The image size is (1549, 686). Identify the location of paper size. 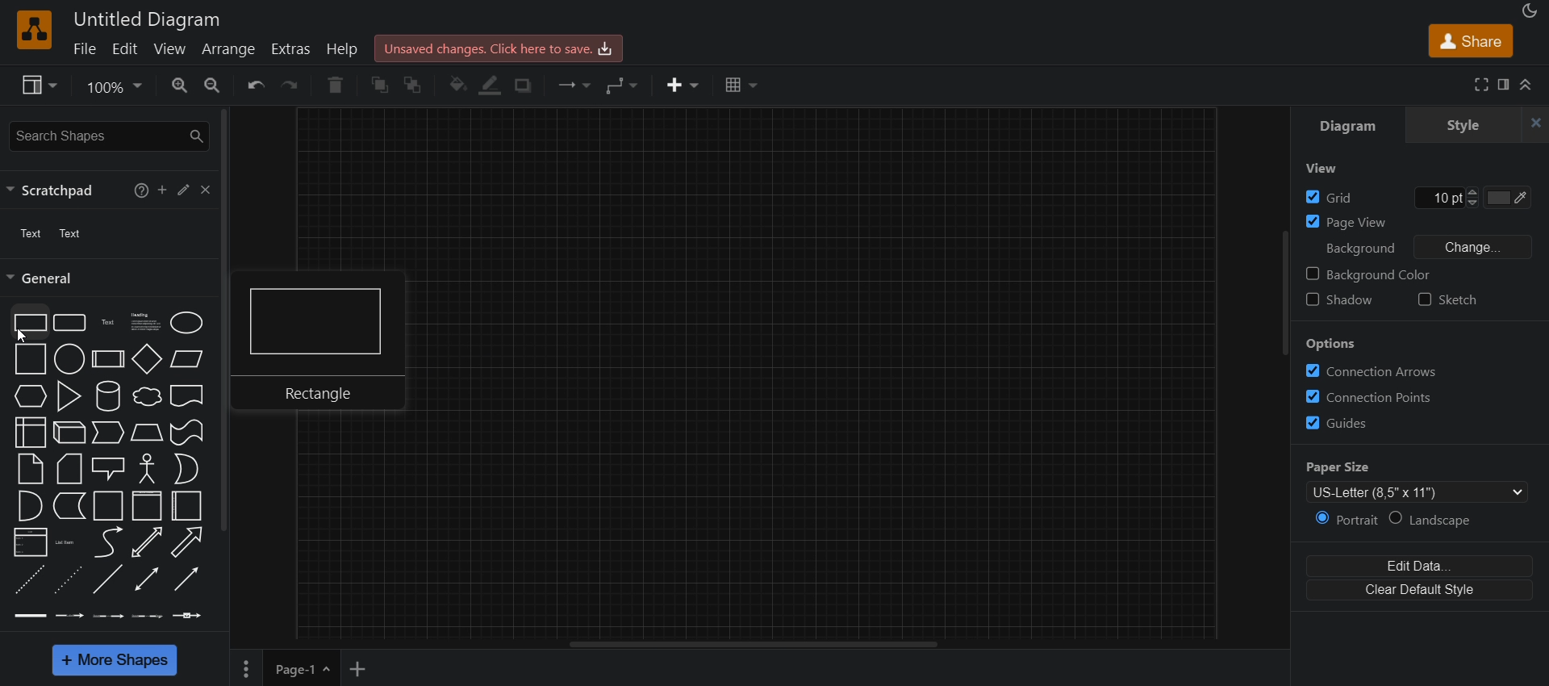
(1343, 464).